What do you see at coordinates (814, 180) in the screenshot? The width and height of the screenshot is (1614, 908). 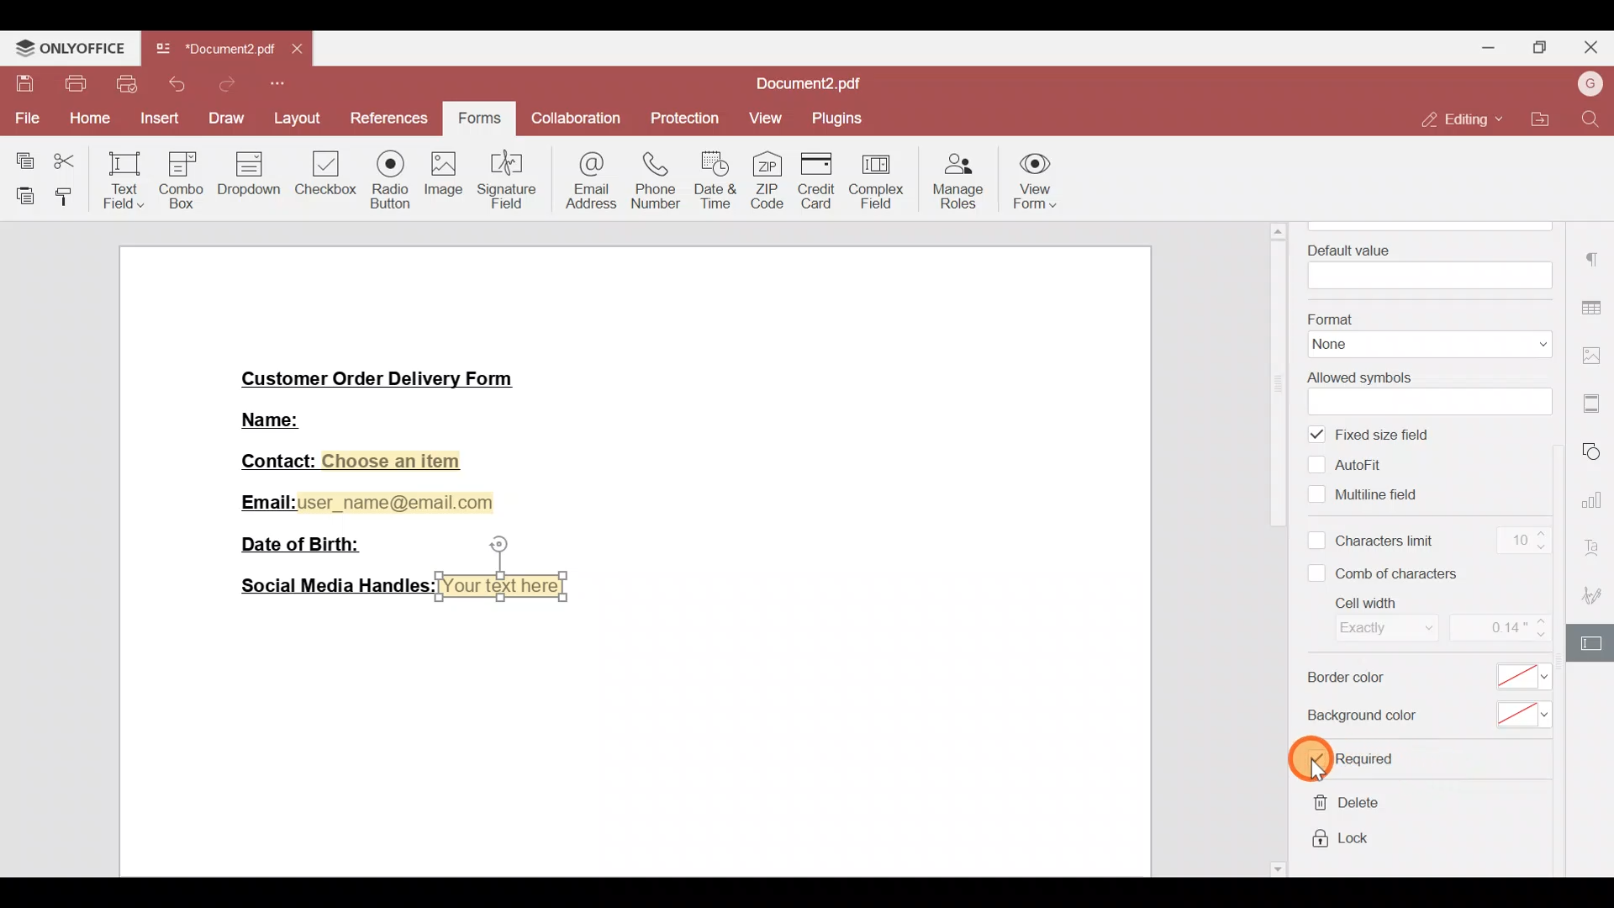 I see `Credit card` at bounding box center [814, 180].